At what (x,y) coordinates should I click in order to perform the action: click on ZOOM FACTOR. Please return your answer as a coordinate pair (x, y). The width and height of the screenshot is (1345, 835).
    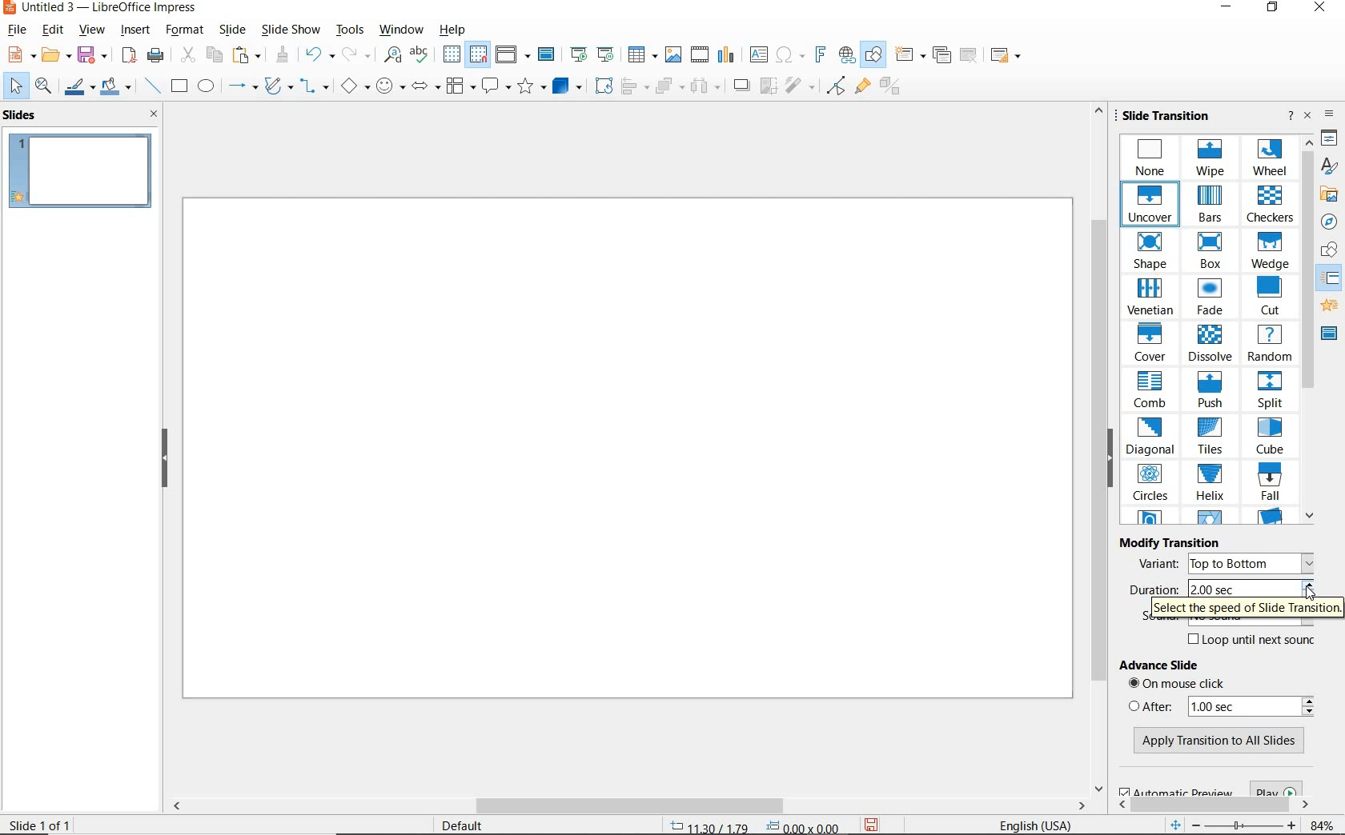
    Looking at the image, I should click on (1323, 823).